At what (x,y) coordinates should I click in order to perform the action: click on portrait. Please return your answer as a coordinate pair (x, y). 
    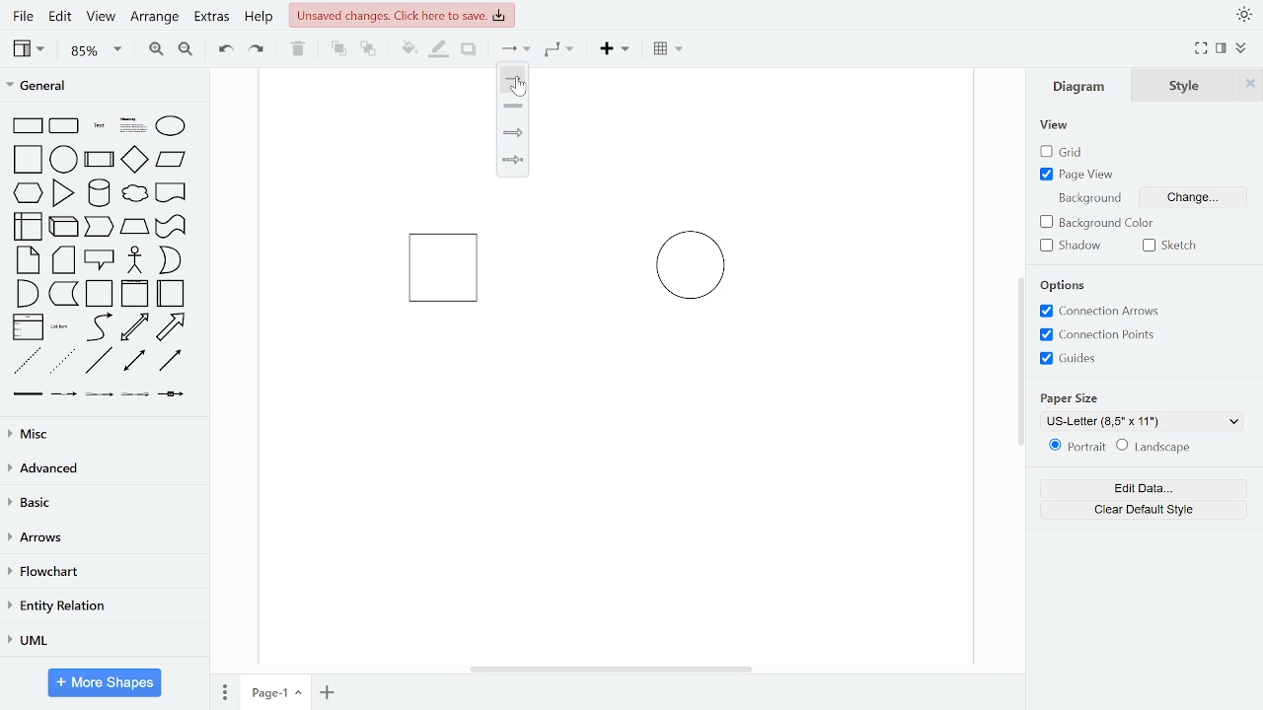
    Looking at the image, I should click on (1077, 447).